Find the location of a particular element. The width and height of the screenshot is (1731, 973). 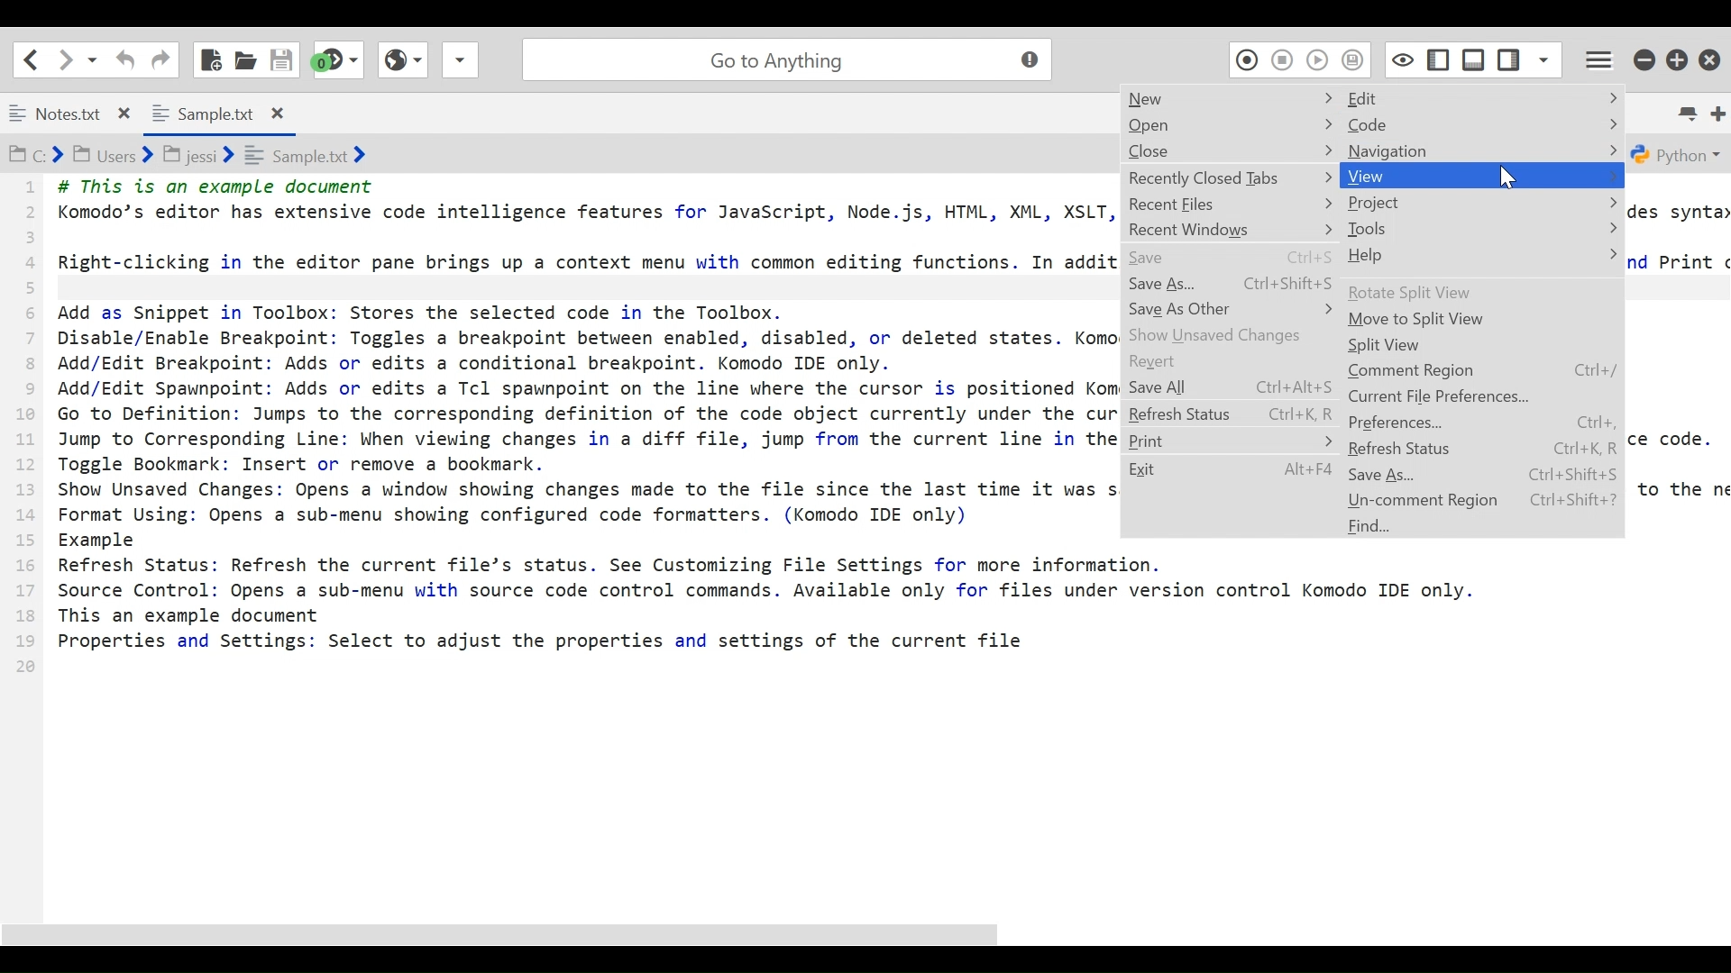

New is located at coordinates (1227, 99).